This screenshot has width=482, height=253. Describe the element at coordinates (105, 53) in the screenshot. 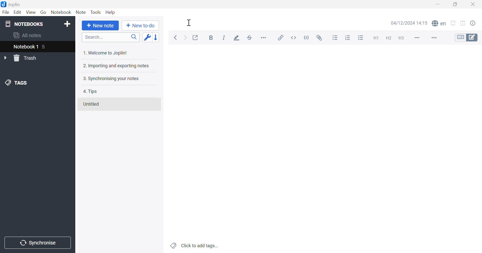

I see `1. Welcome to Joplin` at that location.